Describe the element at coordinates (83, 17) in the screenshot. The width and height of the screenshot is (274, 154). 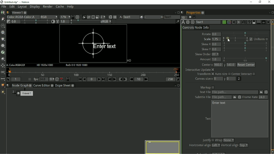
I see `Clips the portion of image` at that location.